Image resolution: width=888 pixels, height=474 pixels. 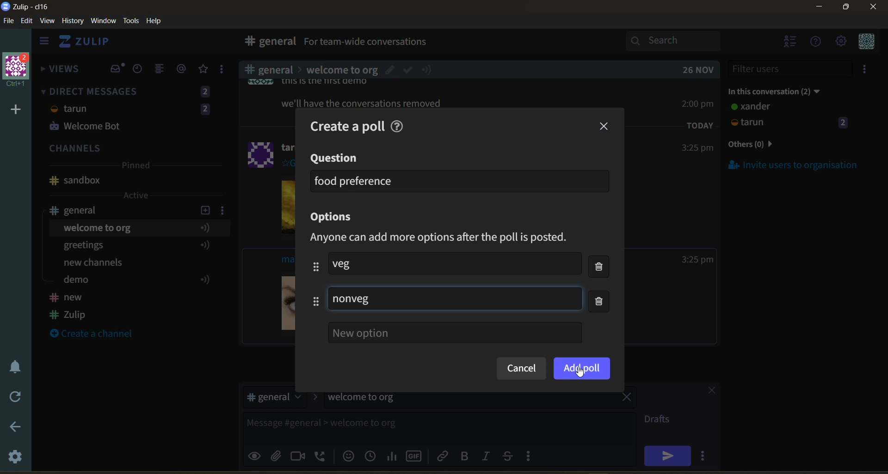 I want to click on , so click(x=261, y=153).